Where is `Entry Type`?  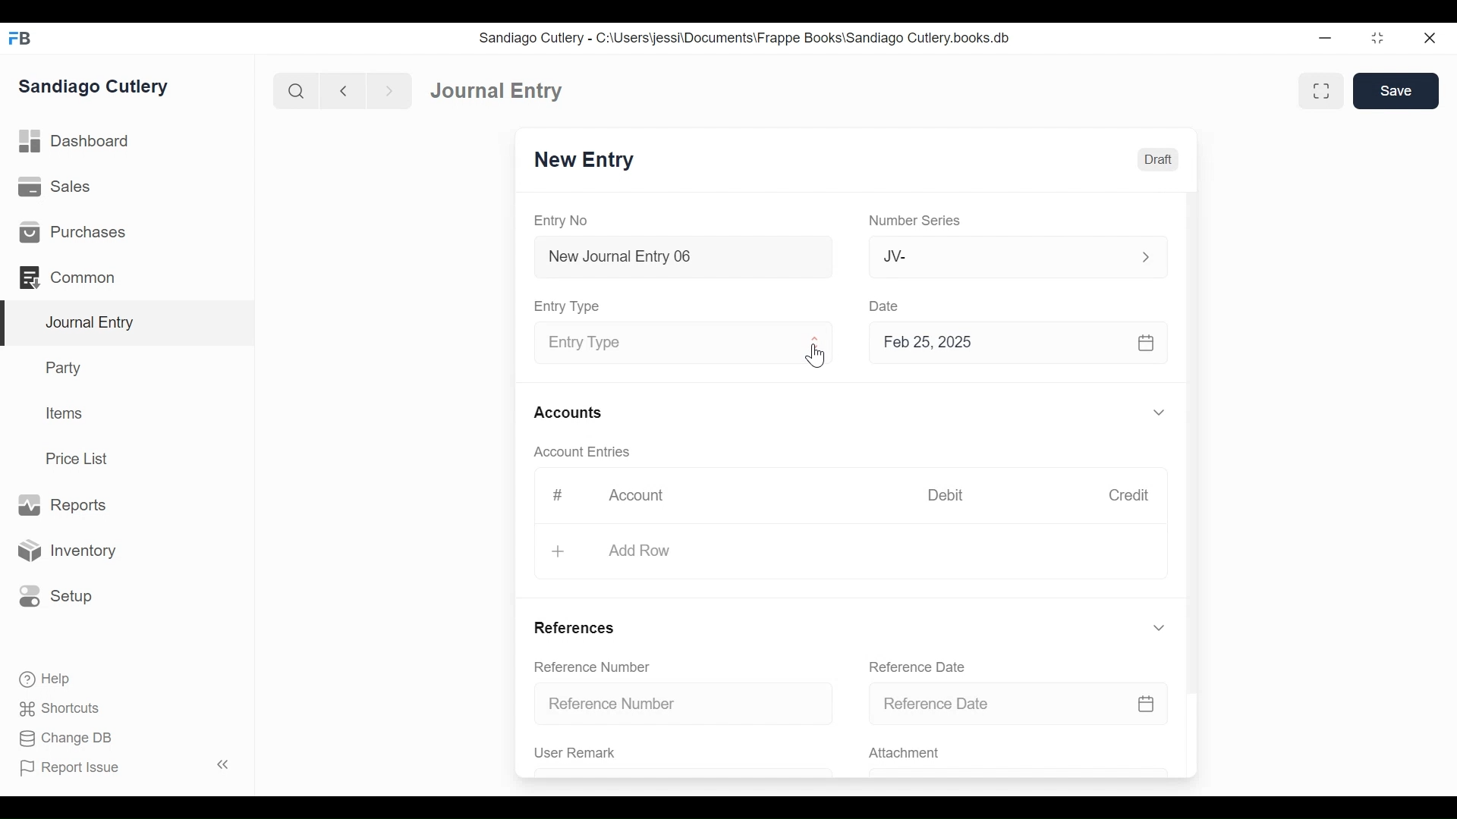 Entry Type is located at coordinates (670, 344).